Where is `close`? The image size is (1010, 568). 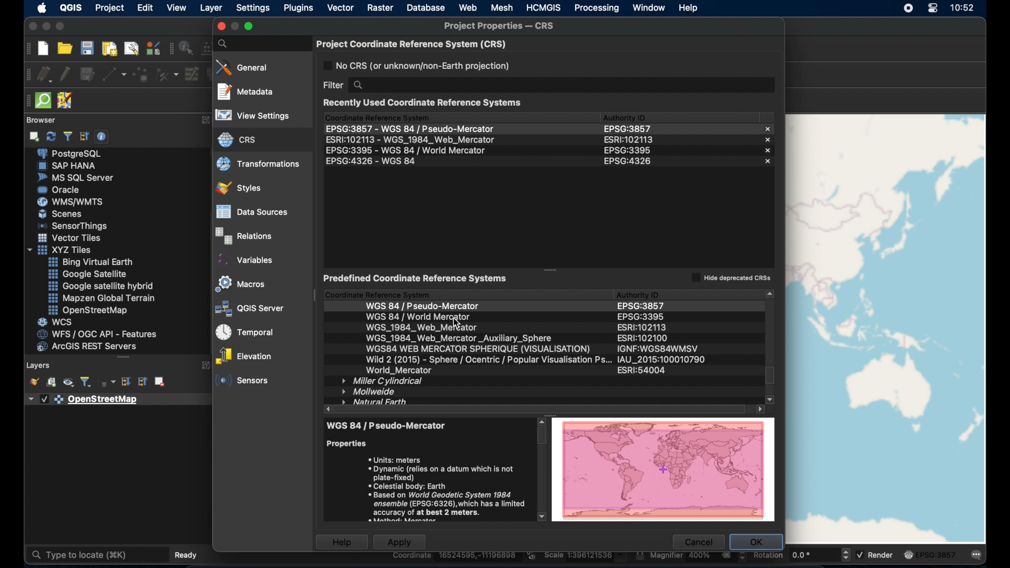 close is located at coordinates (767, 150).